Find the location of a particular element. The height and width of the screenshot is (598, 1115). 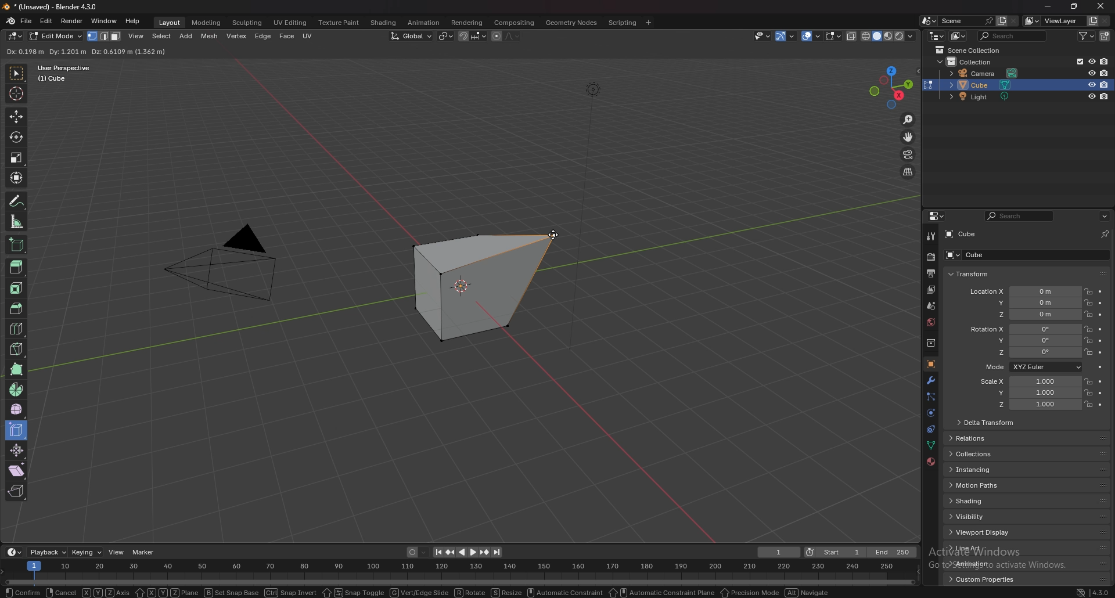

annotate is located at coordinates (16, 201).